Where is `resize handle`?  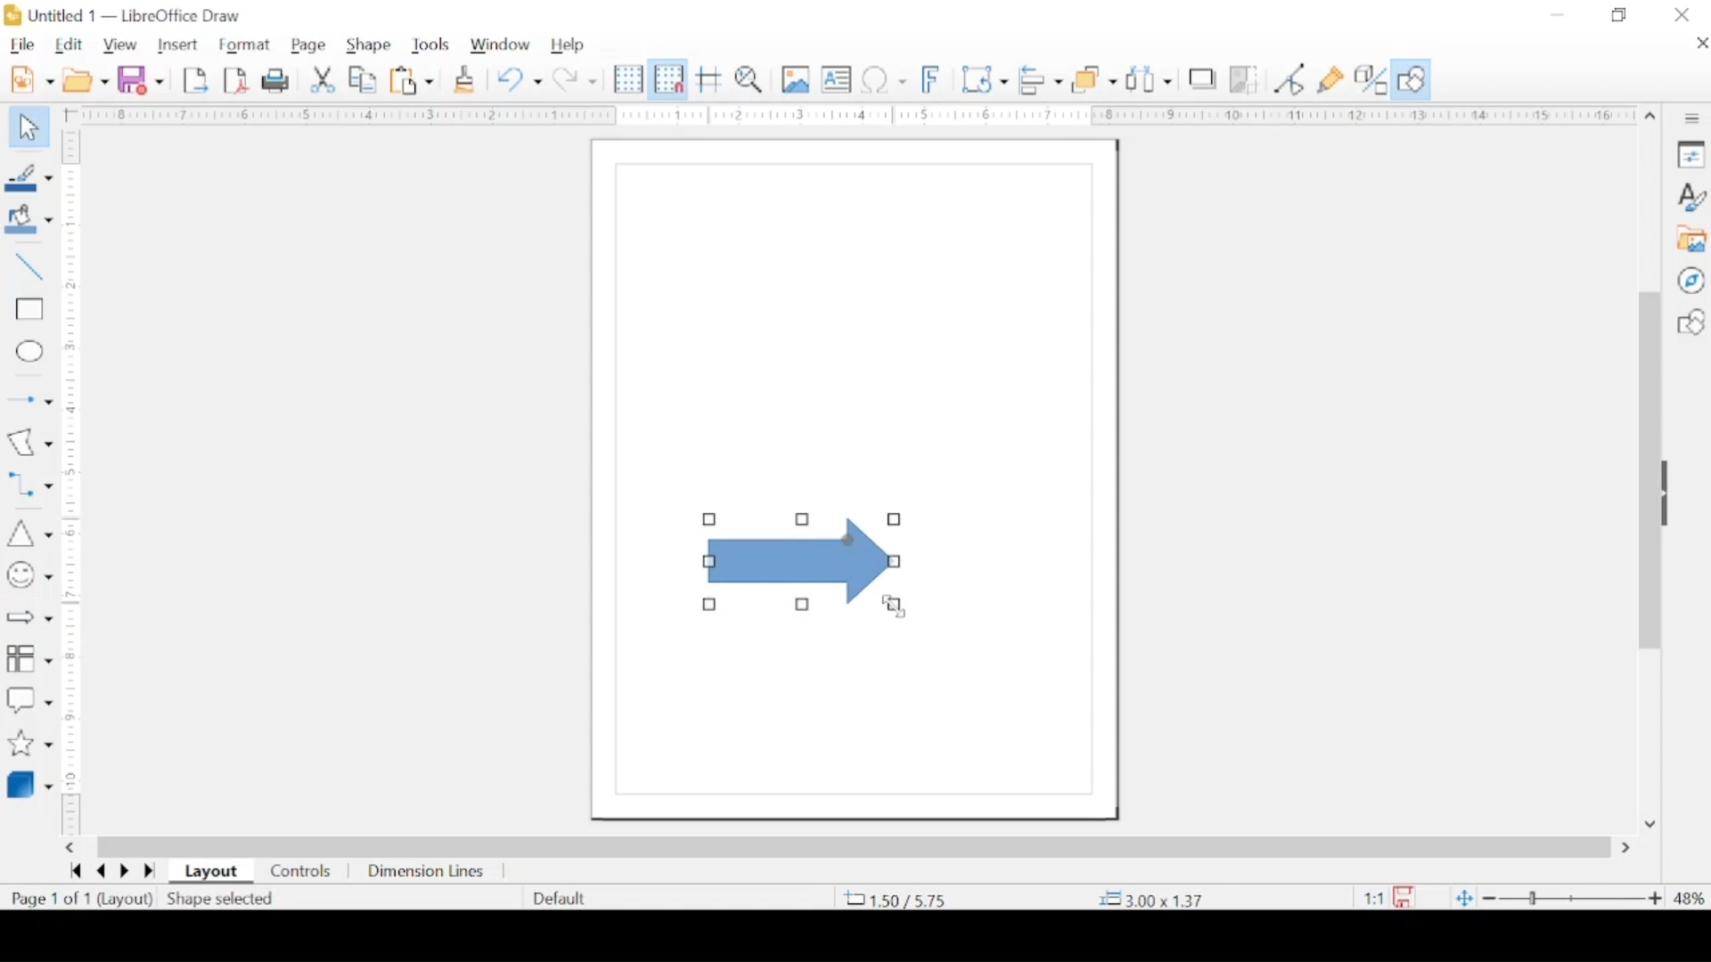 resize handle is located at coordinates (803, 604).